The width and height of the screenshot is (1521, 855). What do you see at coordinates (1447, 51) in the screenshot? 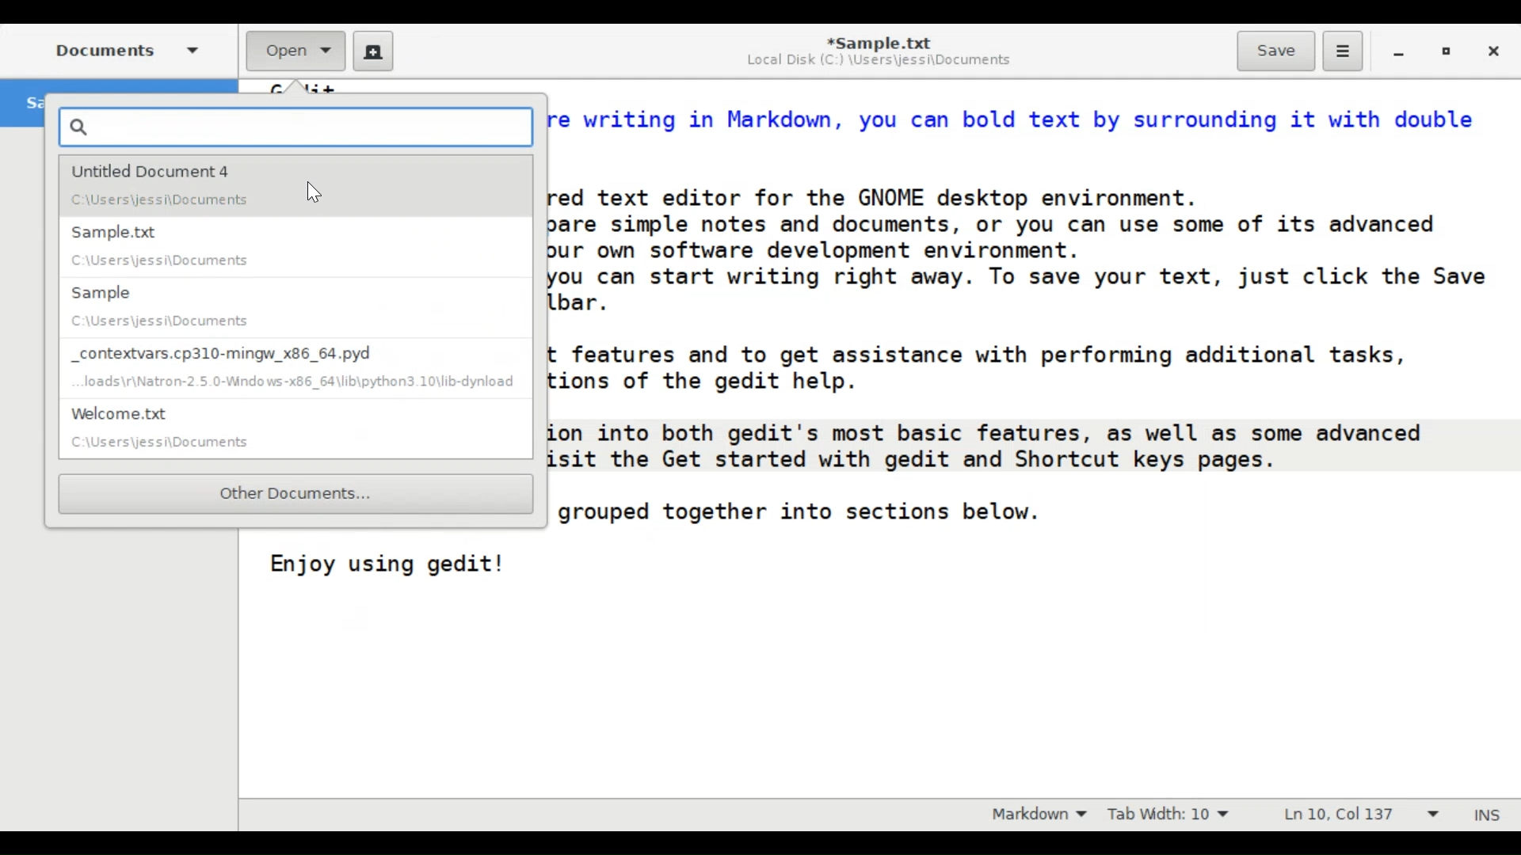
I see `Restore` at bounding box center [1447, 51].